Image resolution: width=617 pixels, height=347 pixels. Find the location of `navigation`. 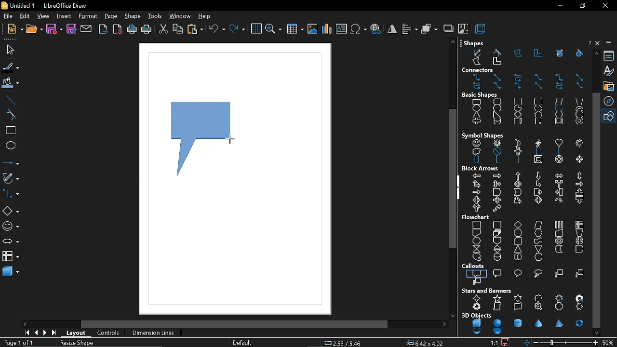

navigation is located at coordinates (610, 100).